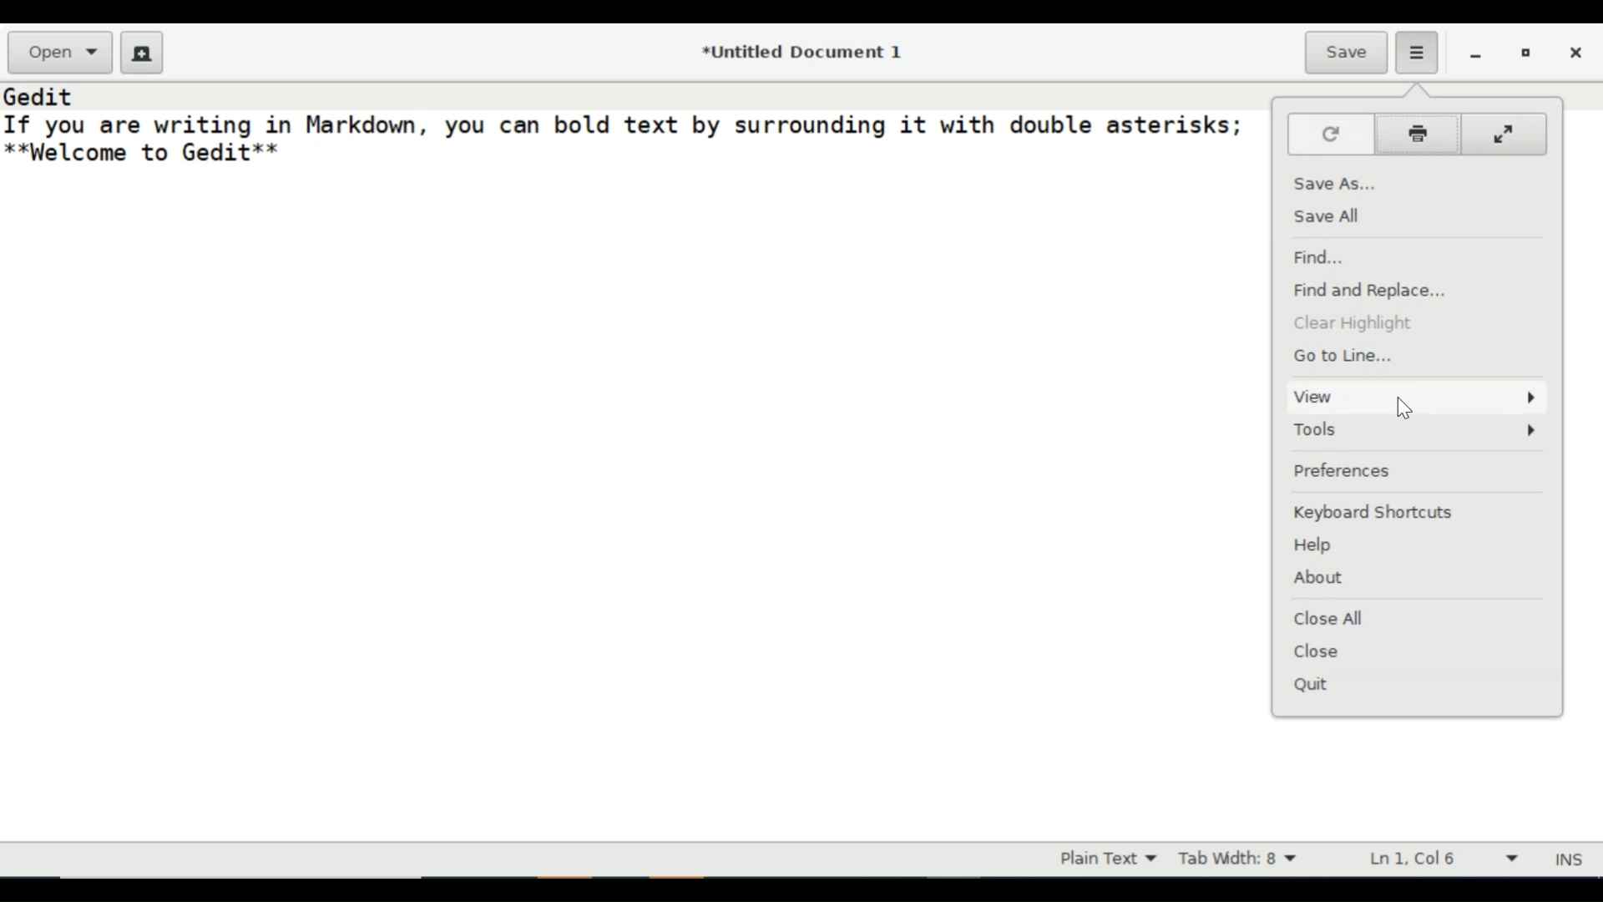  I want to click on Tools, so click(1416, 430).